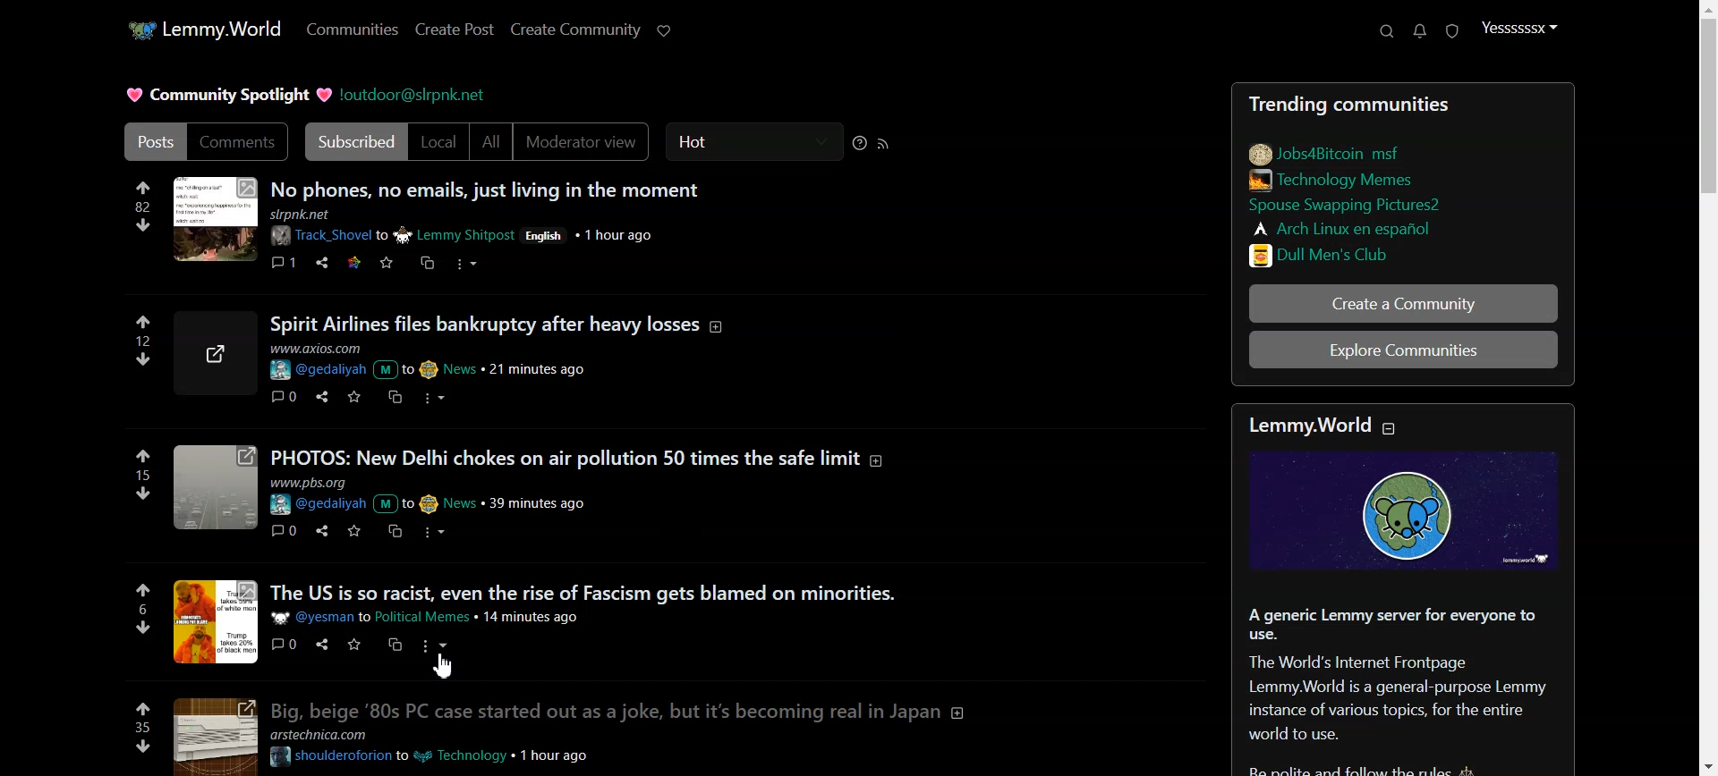 This screenshot has width=1718, height=776. I want to click on downvote, so click(140, 627).